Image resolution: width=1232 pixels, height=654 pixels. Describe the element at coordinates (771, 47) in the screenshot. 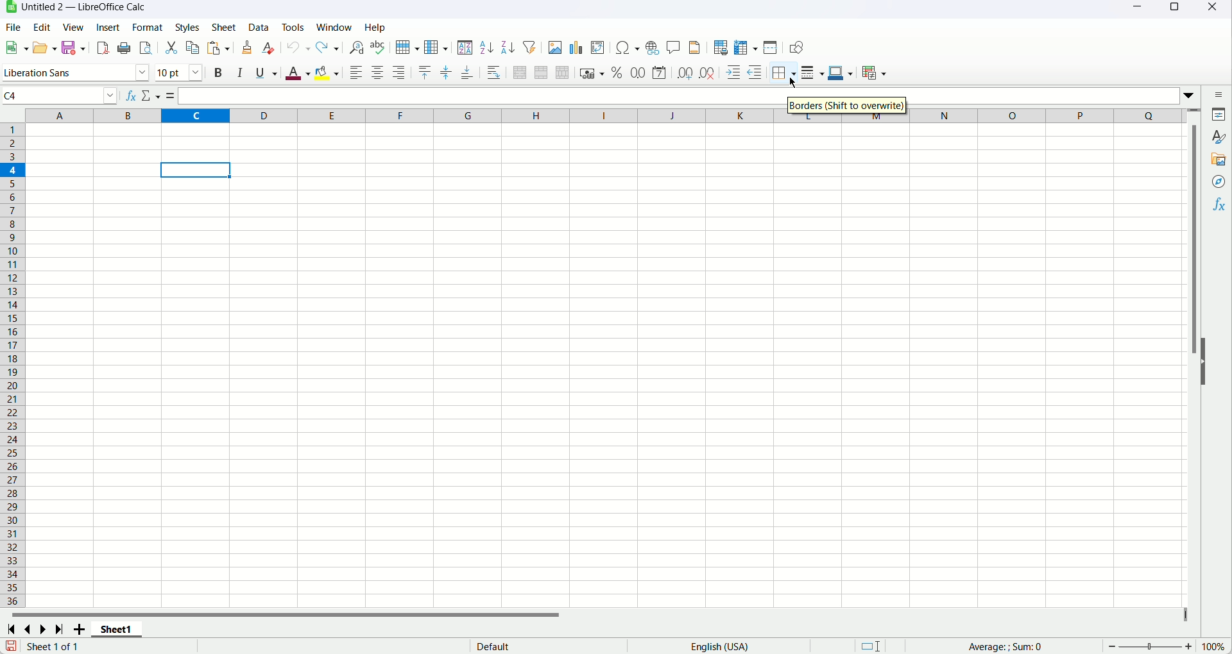

I see `Split window` at that location.